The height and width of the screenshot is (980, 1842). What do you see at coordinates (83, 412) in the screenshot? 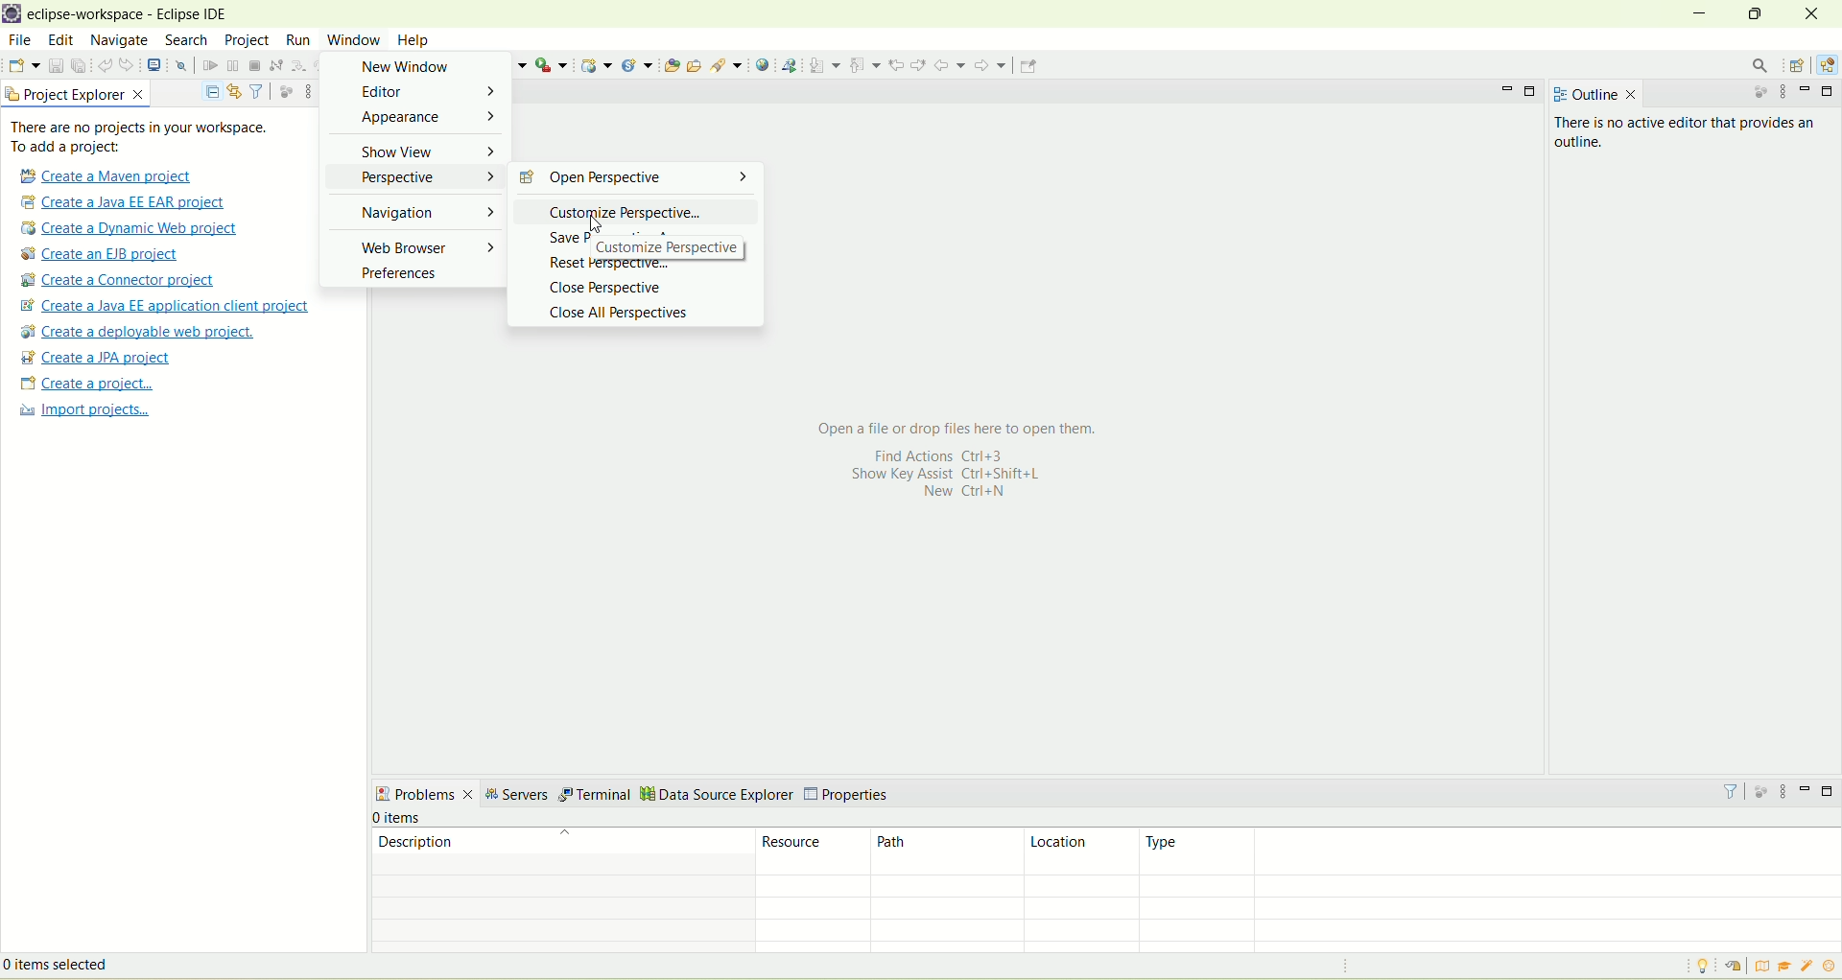
I see `import projects` at bounding box center [83, 412].